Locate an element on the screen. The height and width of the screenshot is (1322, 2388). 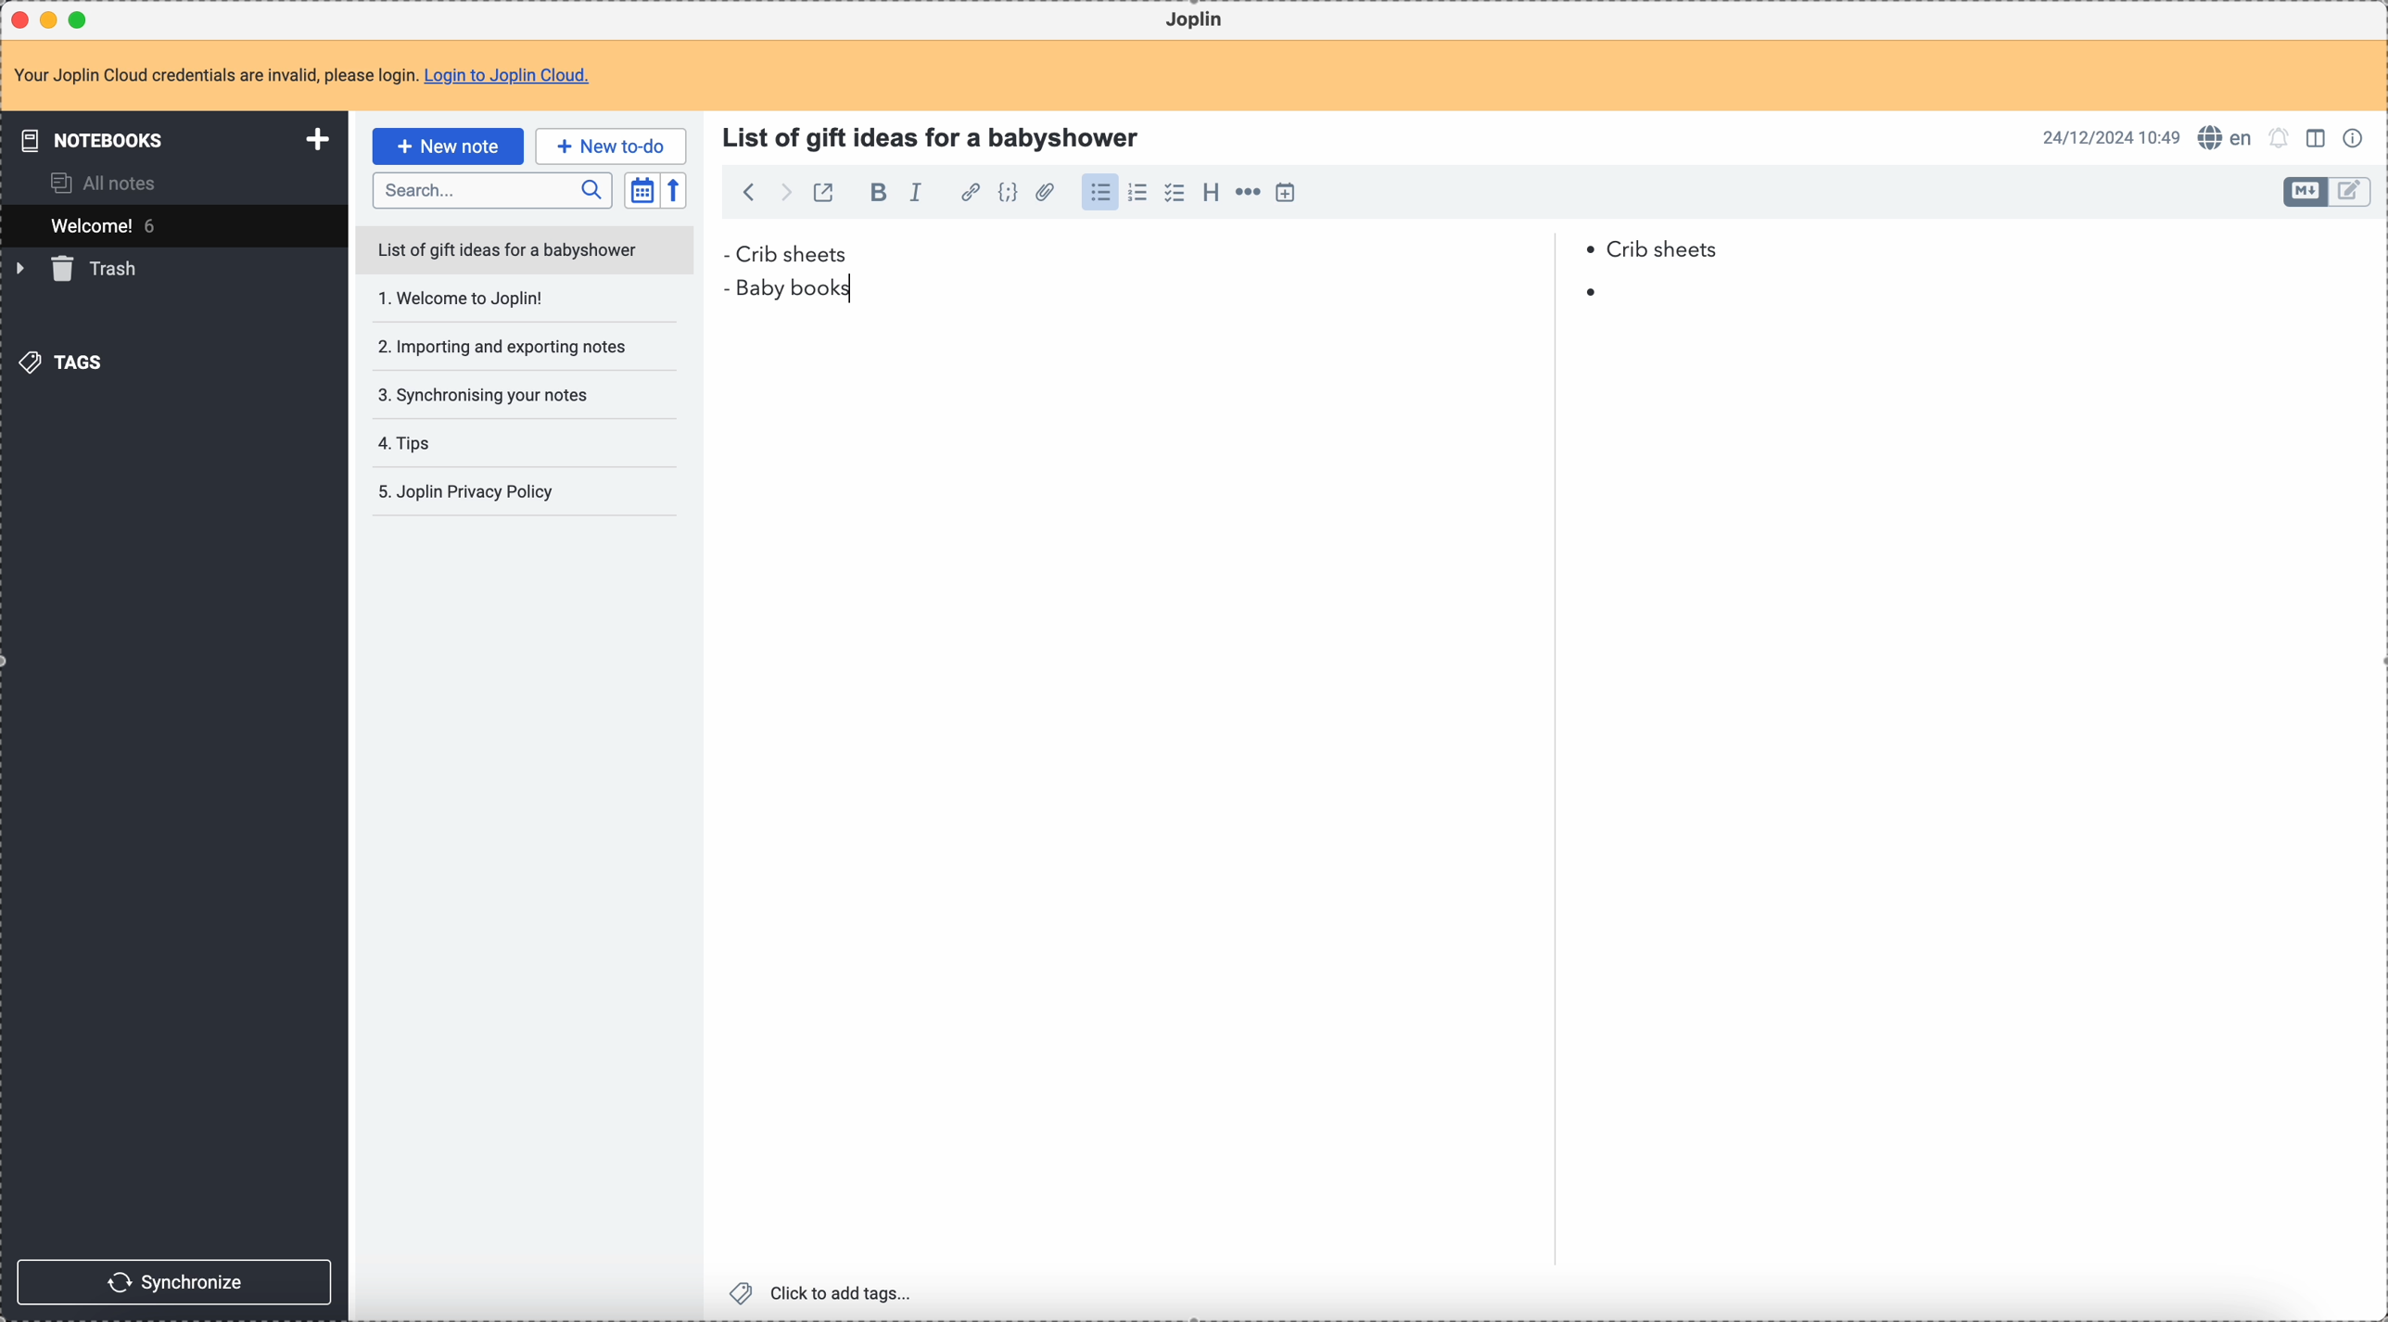
bullet point is located at coordinates (1591, 293).